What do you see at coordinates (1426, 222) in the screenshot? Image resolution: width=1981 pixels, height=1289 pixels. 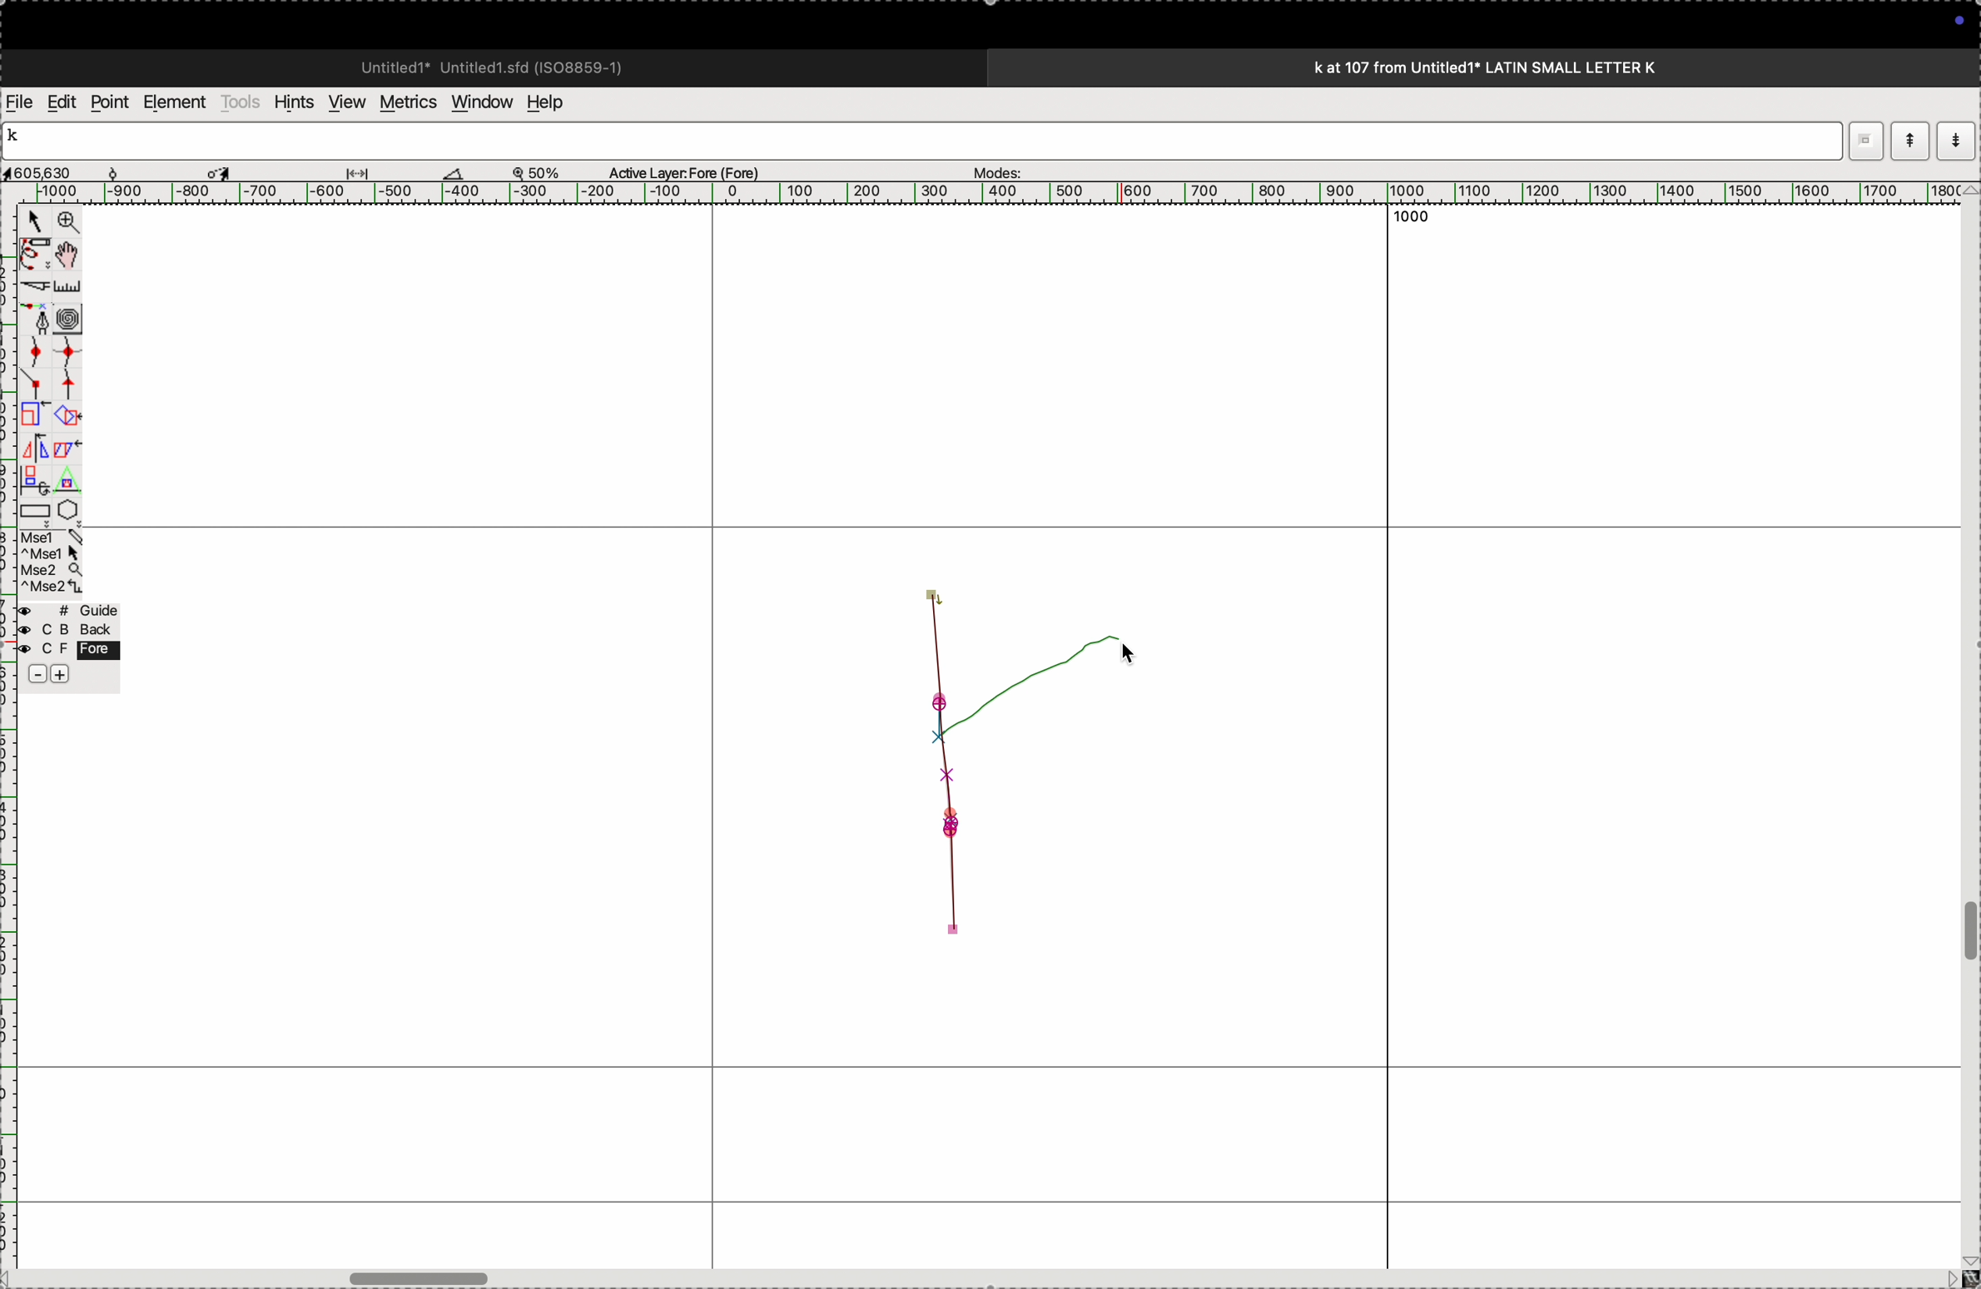 I see `1000` at bounding box center [1426, 222].